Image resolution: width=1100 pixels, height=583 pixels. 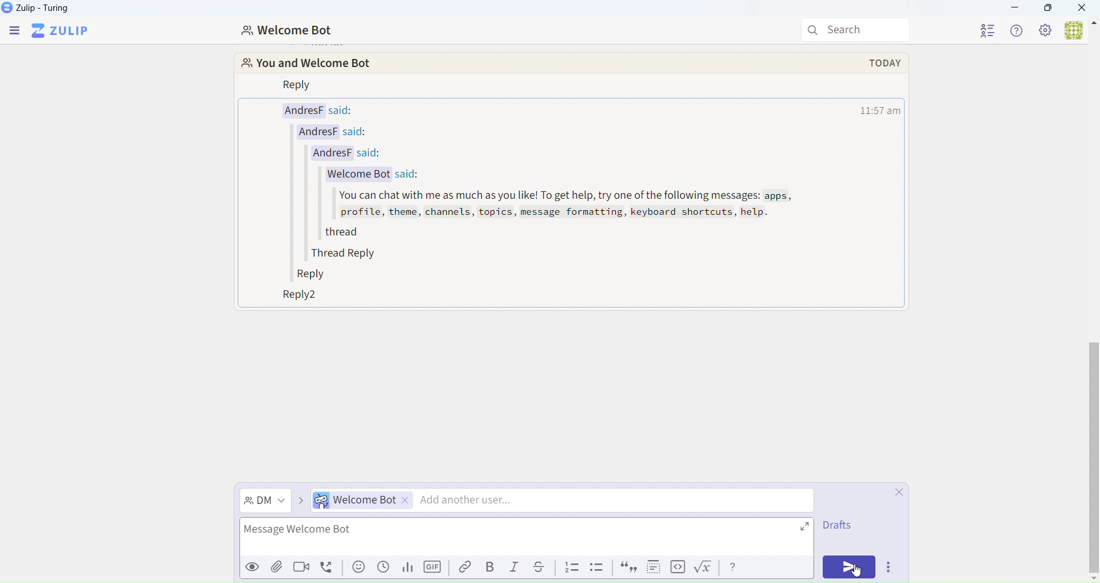 What do you see at coordinates (299, 86) in the screenshot?
I see `Reply` at bounding box center [299, 86].